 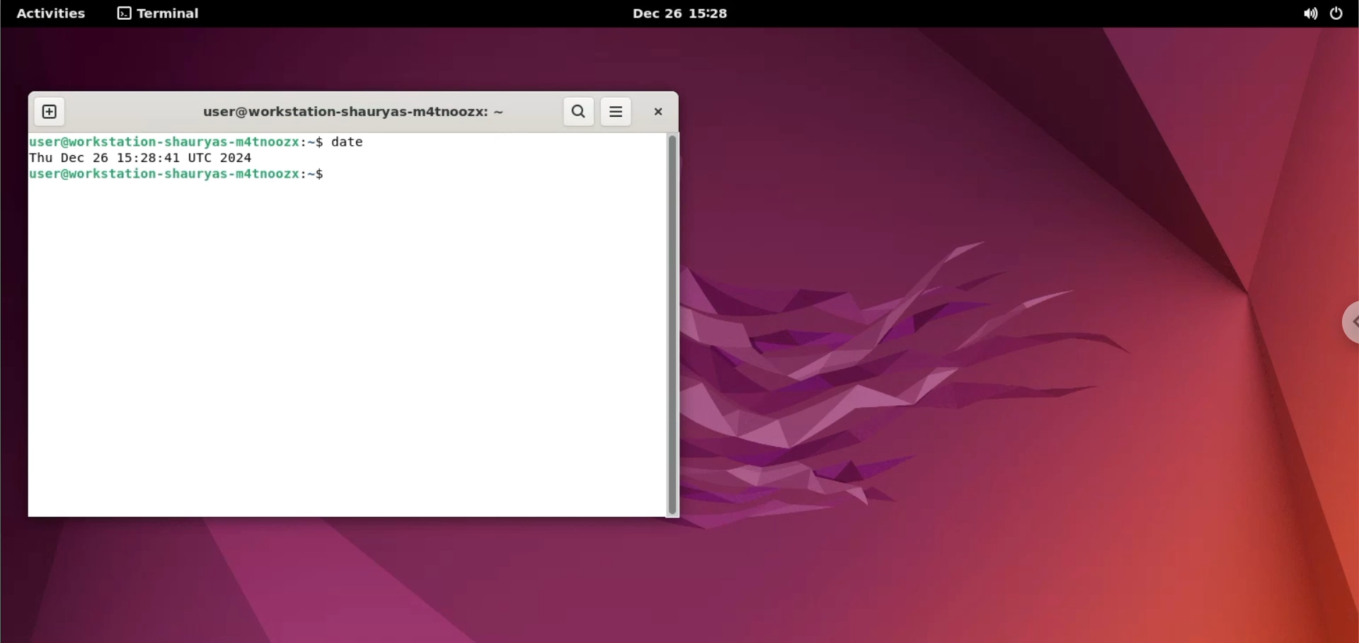 I want to click on terminal, so click(x=163, y=15).